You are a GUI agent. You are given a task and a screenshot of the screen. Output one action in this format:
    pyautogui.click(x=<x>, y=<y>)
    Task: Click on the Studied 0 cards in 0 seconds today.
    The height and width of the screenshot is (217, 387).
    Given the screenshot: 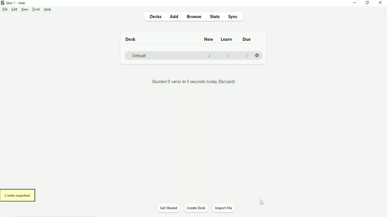 What is the action you would take?
    pyautogui.click(x=194, y=81)
    